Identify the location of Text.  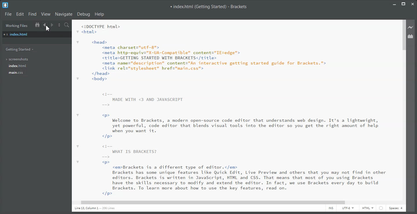
(235, 109).